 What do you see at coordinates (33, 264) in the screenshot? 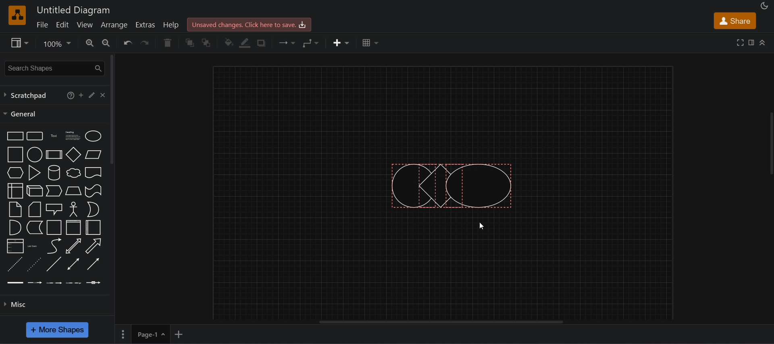
I see `dotted line` at bounding box center [33, 264].